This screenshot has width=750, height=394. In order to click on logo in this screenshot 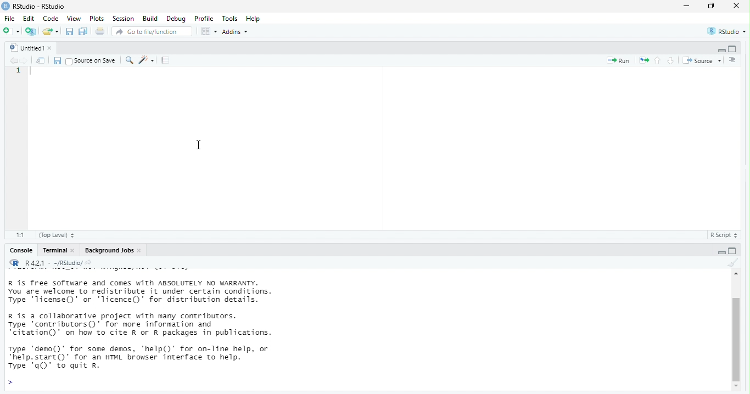, I will do `click(6, 7)`.